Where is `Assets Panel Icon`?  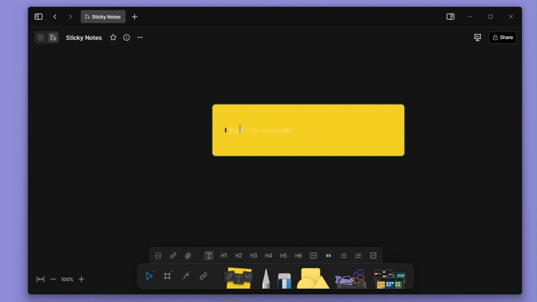 Assets Panel Icon is located at coordinates (349, 278).